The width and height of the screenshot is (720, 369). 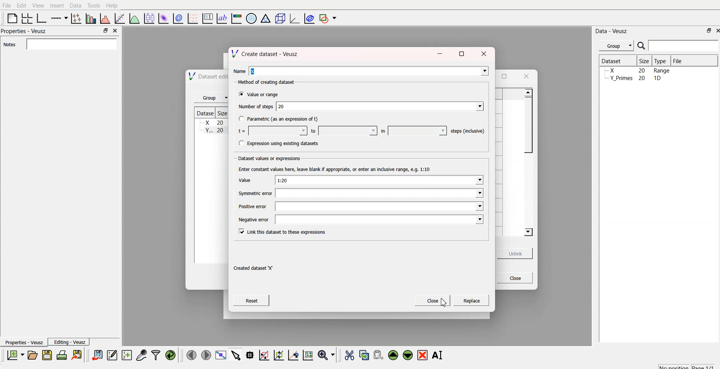 I want to click on unlink, so click(x=514, y=254).